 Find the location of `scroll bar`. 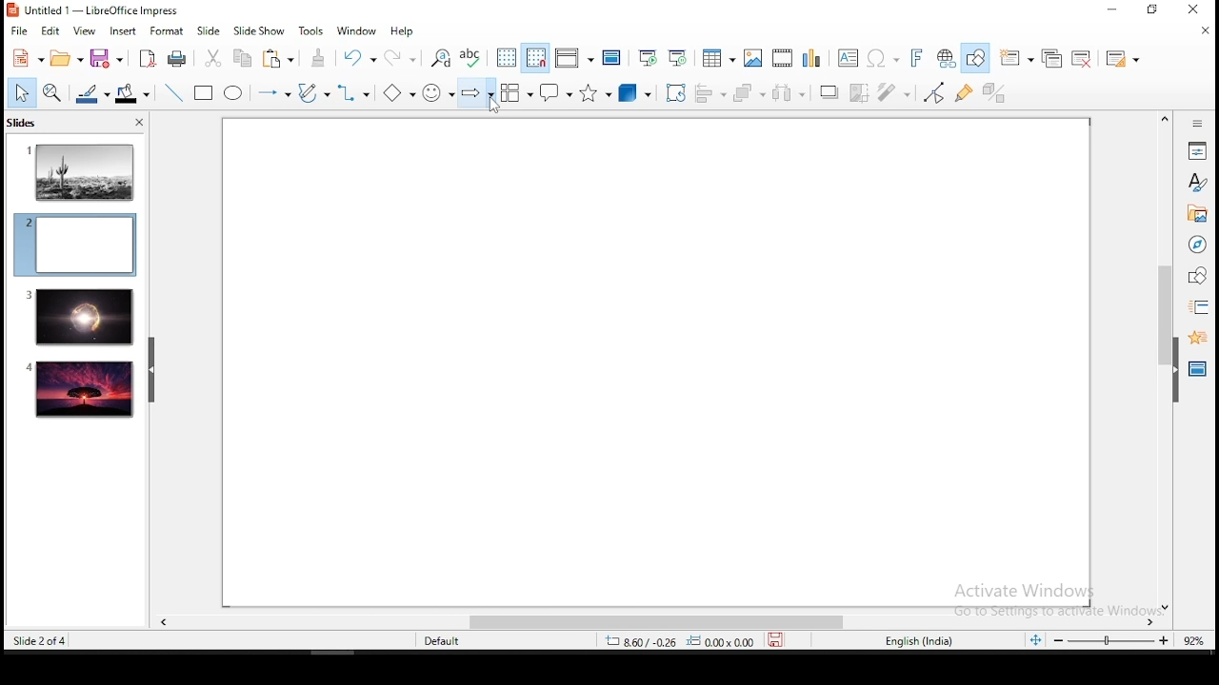

scroll bar is located at coordinates (649, 622).